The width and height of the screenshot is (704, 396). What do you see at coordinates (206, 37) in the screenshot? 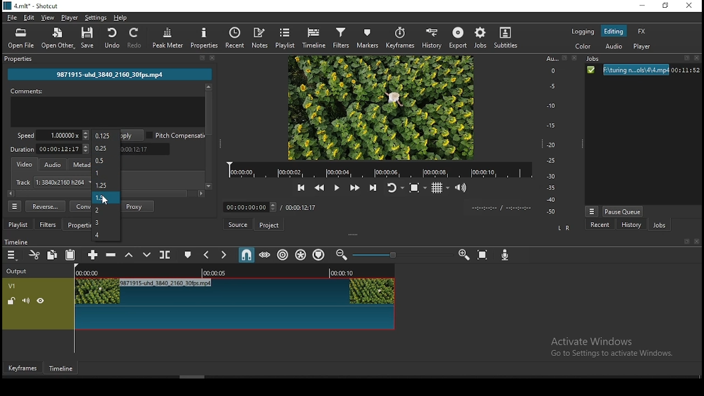
I see `properties` at bounding box center [206, 37].